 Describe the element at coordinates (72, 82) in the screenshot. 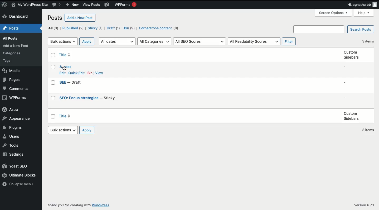

I see `see -- draft` at that location.